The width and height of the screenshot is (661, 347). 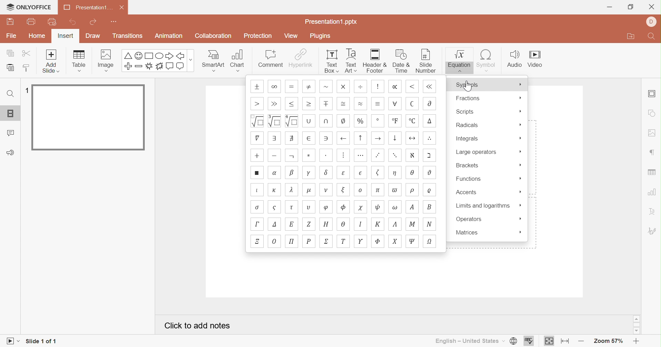 What do you see at coordinates (154, 62) in the screenshot?
I see `Symbols` at bounding box center [154, 62].